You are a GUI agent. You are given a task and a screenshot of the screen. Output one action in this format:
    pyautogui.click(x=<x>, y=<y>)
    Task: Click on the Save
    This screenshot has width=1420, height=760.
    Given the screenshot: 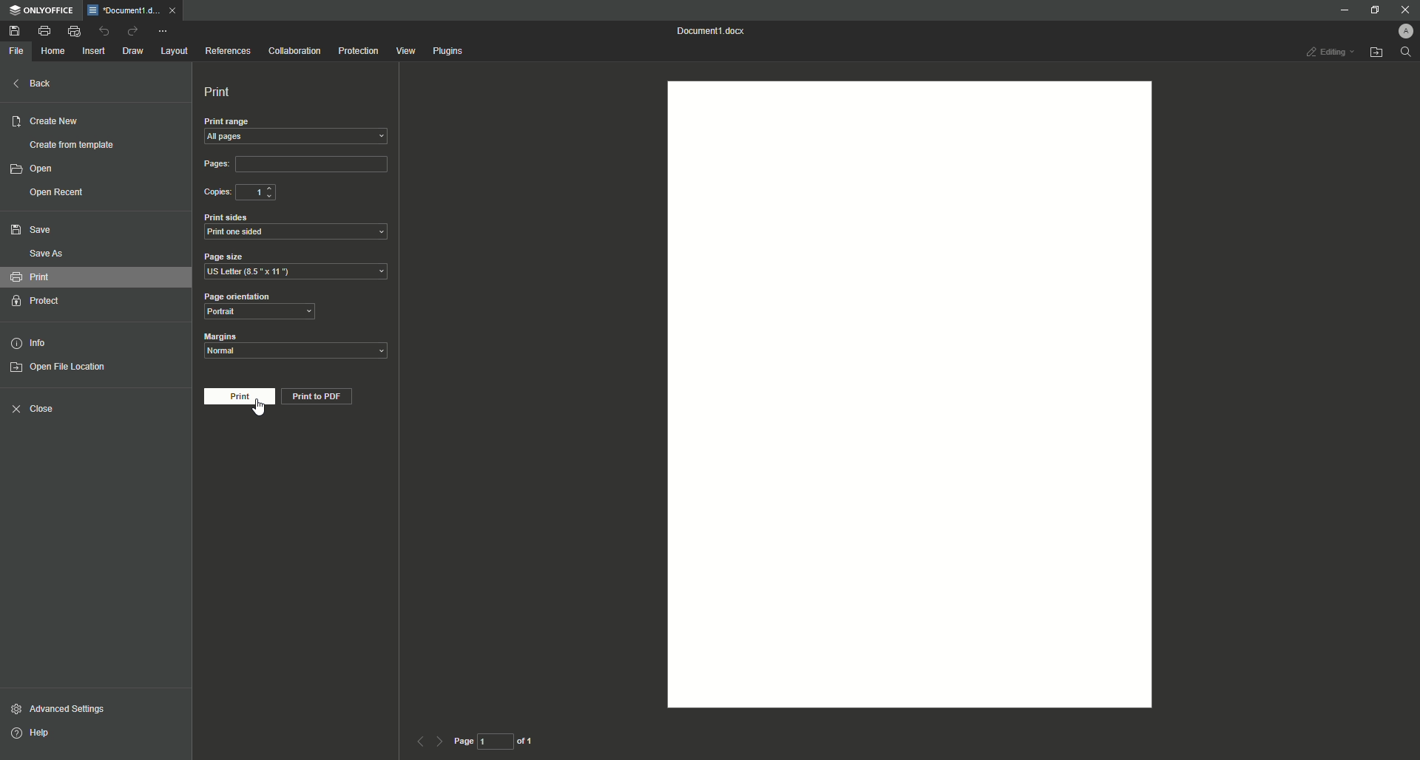 What is the action you would take?
    pyautogui.click(x=38, y=230)
    